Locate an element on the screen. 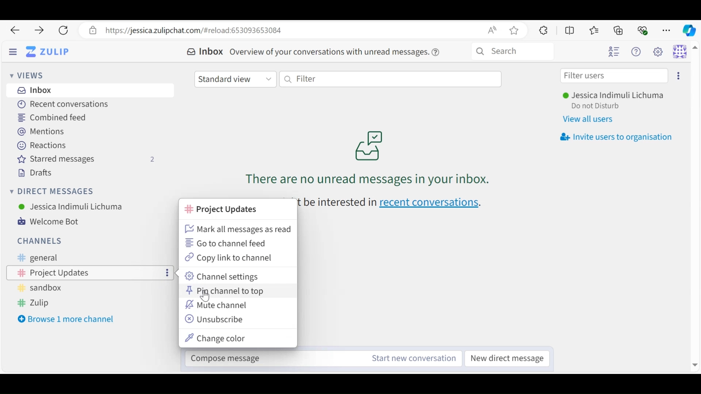  Reload is located at coordinates (63, 31).